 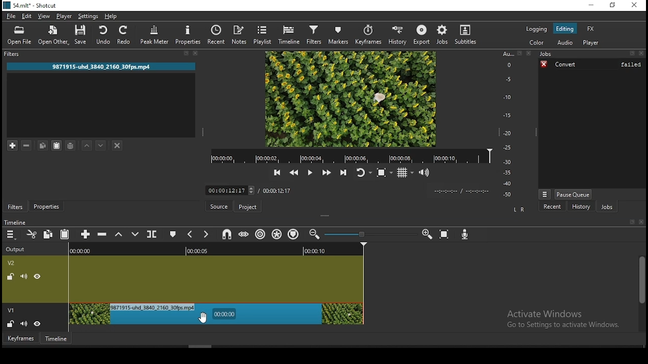 What do you see at coordinates (248, 207) in the screenshot?
I see `project` at bounding box center [248, 207].